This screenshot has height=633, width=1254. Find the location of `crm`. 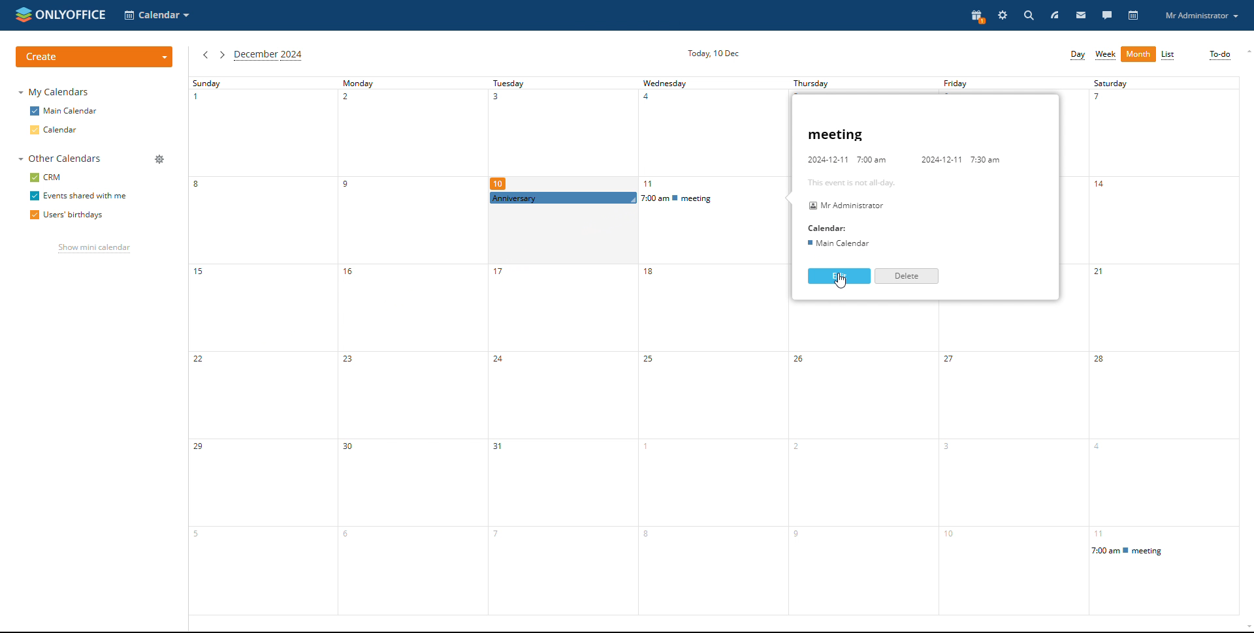

crm is located at coordinates (46, 178).